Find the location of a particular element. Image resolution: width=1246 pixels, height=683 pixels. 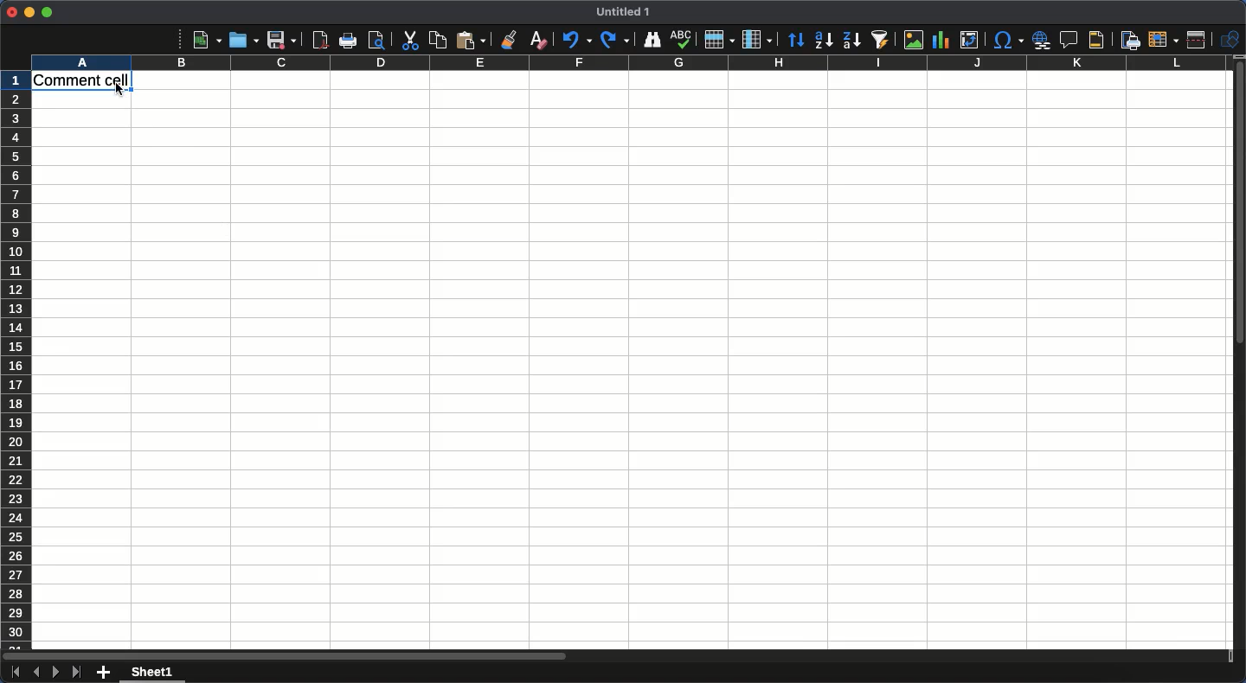

Insert edit or pivot table is located at coordinates (969, 39).